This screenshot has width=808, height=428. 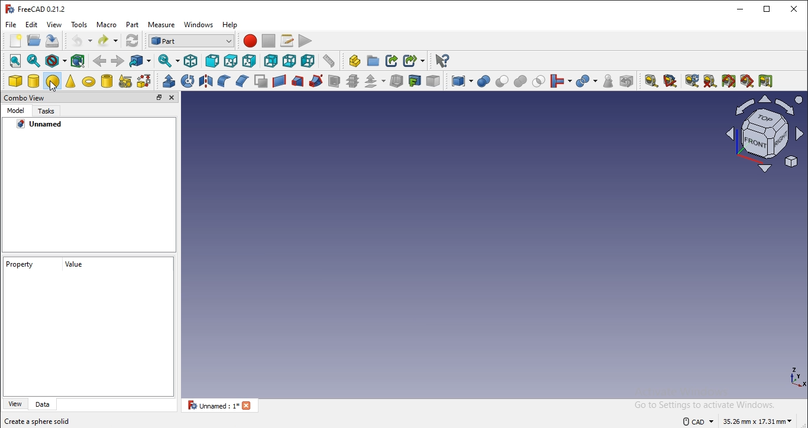 I want to click on backward, so click(x=99, y=60).